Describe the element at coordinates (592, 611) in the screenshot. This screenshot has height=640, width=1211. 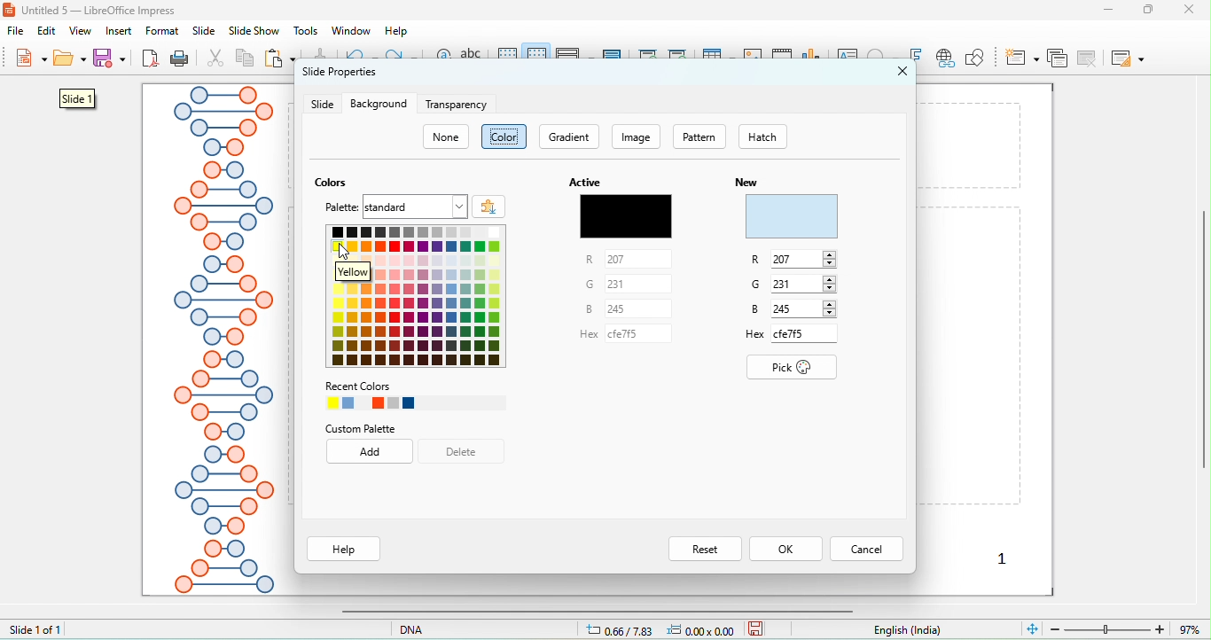
I see `horizontal scroll bar` at that location.